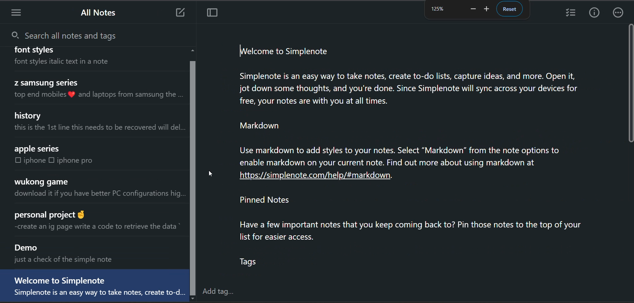 This screenshot has width=634, height=303. I want to click on Welcome to Simplenote, so click(62, 280).